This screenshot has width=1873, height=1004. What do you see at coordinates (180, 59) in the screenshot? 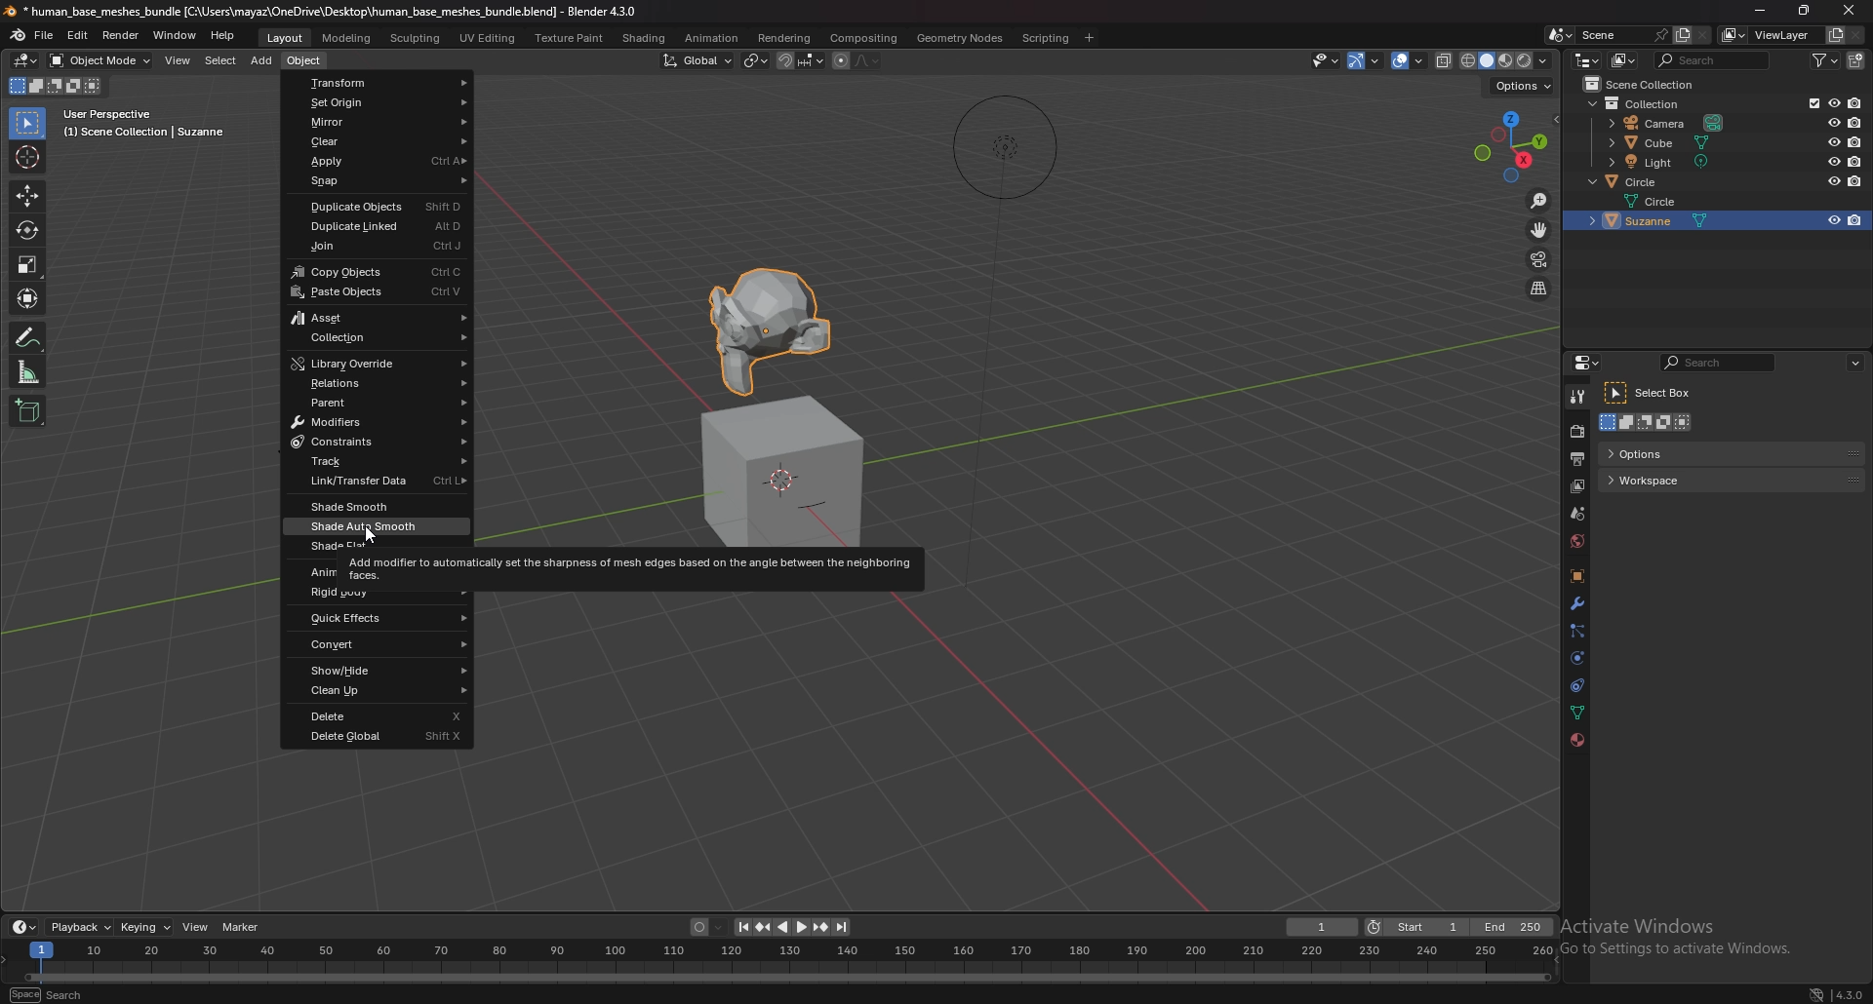
I see `view` at bounding box center [180, 59].